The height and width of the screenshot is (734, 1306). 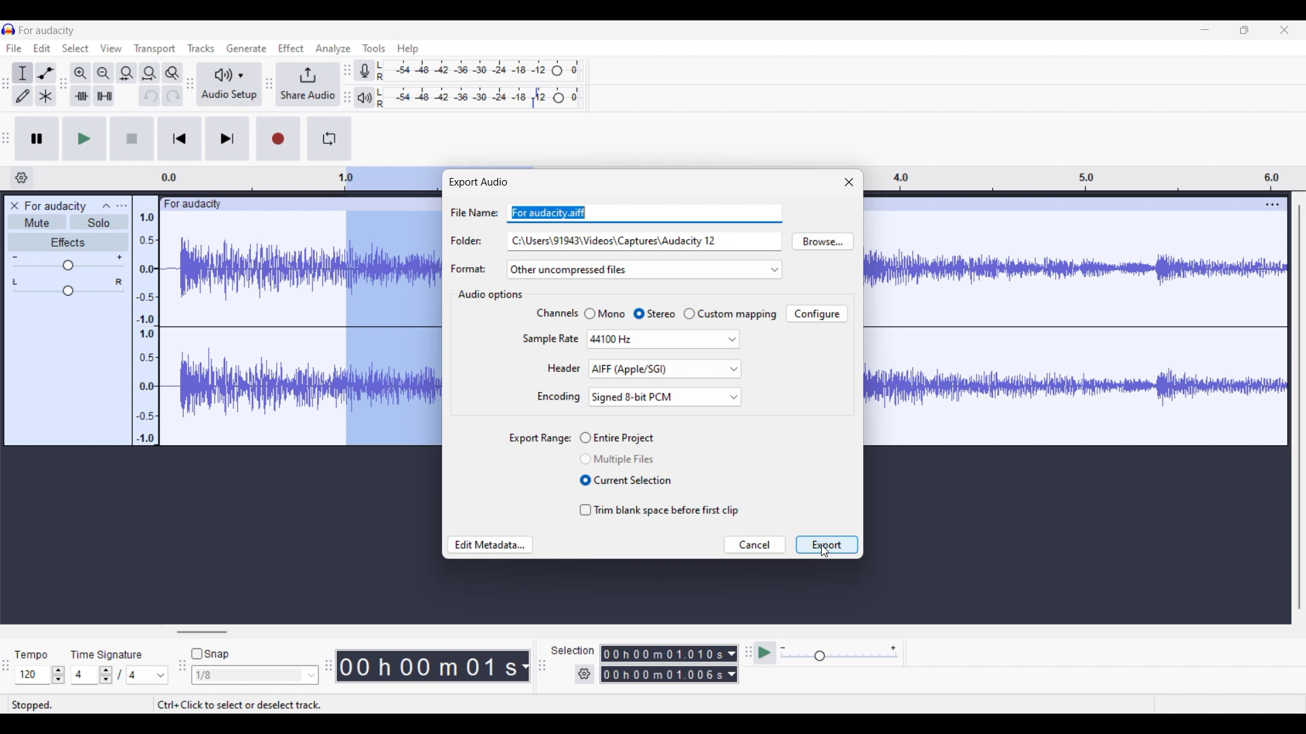 What do you see at coordinates (825, 552) in the screenshot?
I see `Cursor` at bounding box center [825, 552].